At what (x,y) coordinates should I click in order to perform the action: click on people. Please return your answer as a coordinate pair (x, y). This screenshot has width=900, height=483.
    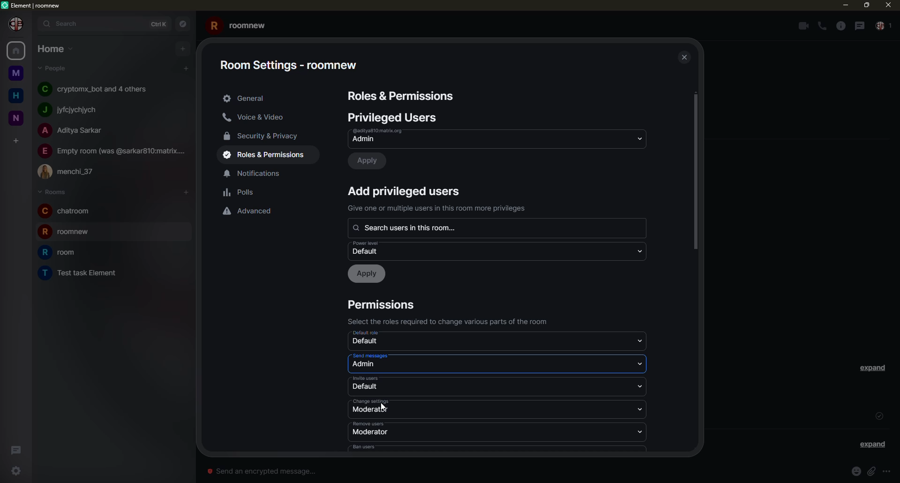
    Looking at the image, I should click on (884, 27).